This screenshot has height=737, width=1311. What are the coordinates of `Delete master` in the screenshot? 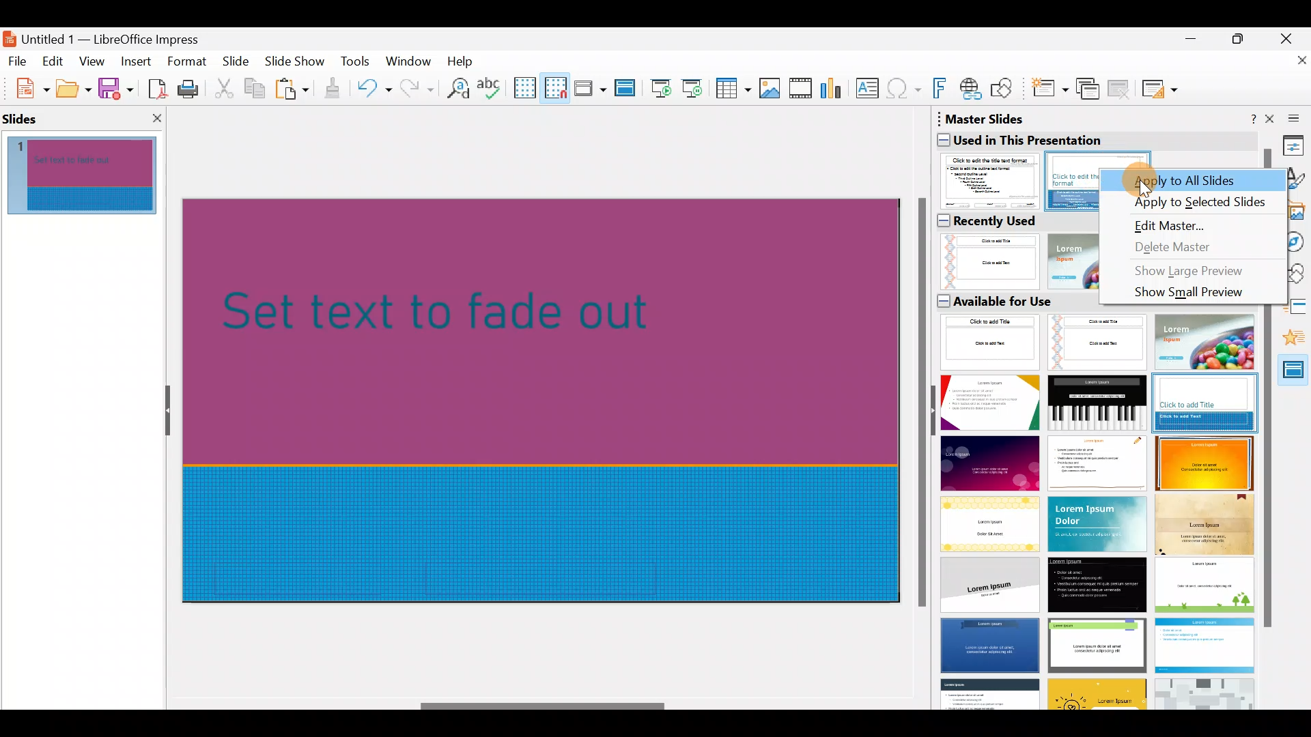 It's located at (1183, 246).